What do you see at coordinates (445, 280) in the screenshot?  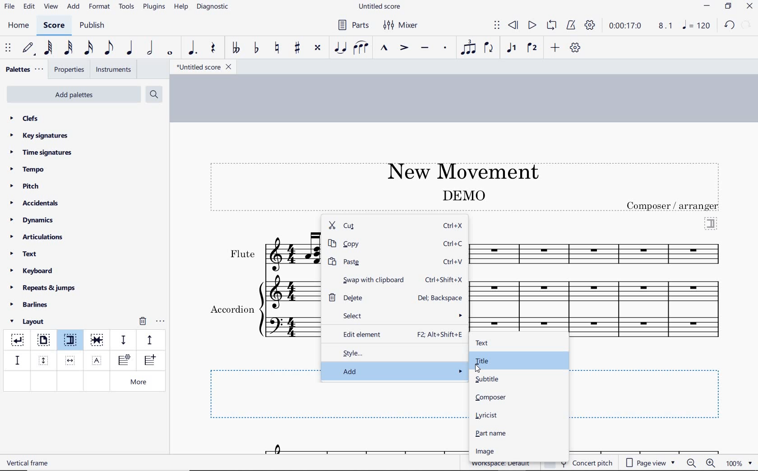 I see `Shortcut key` at bounding box center [445, 280].